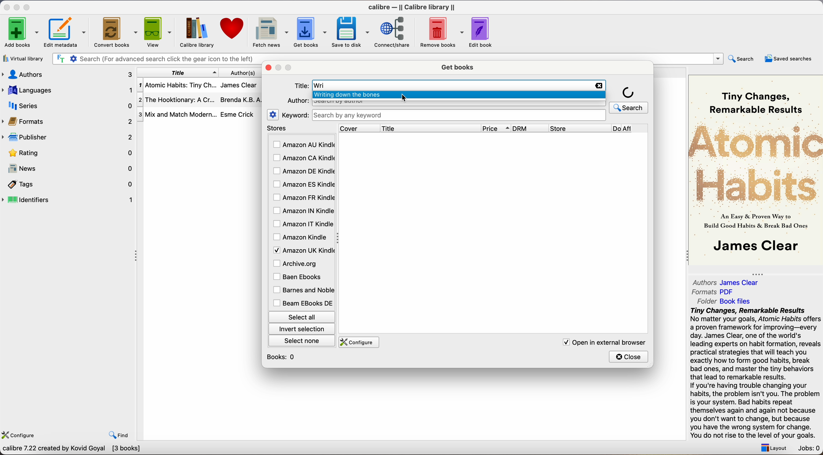 Image resolution: width=823 pixels, height=455 pixels. Describe the element at coordinates (496, 128) in the screenshot. I see `price` at that location.